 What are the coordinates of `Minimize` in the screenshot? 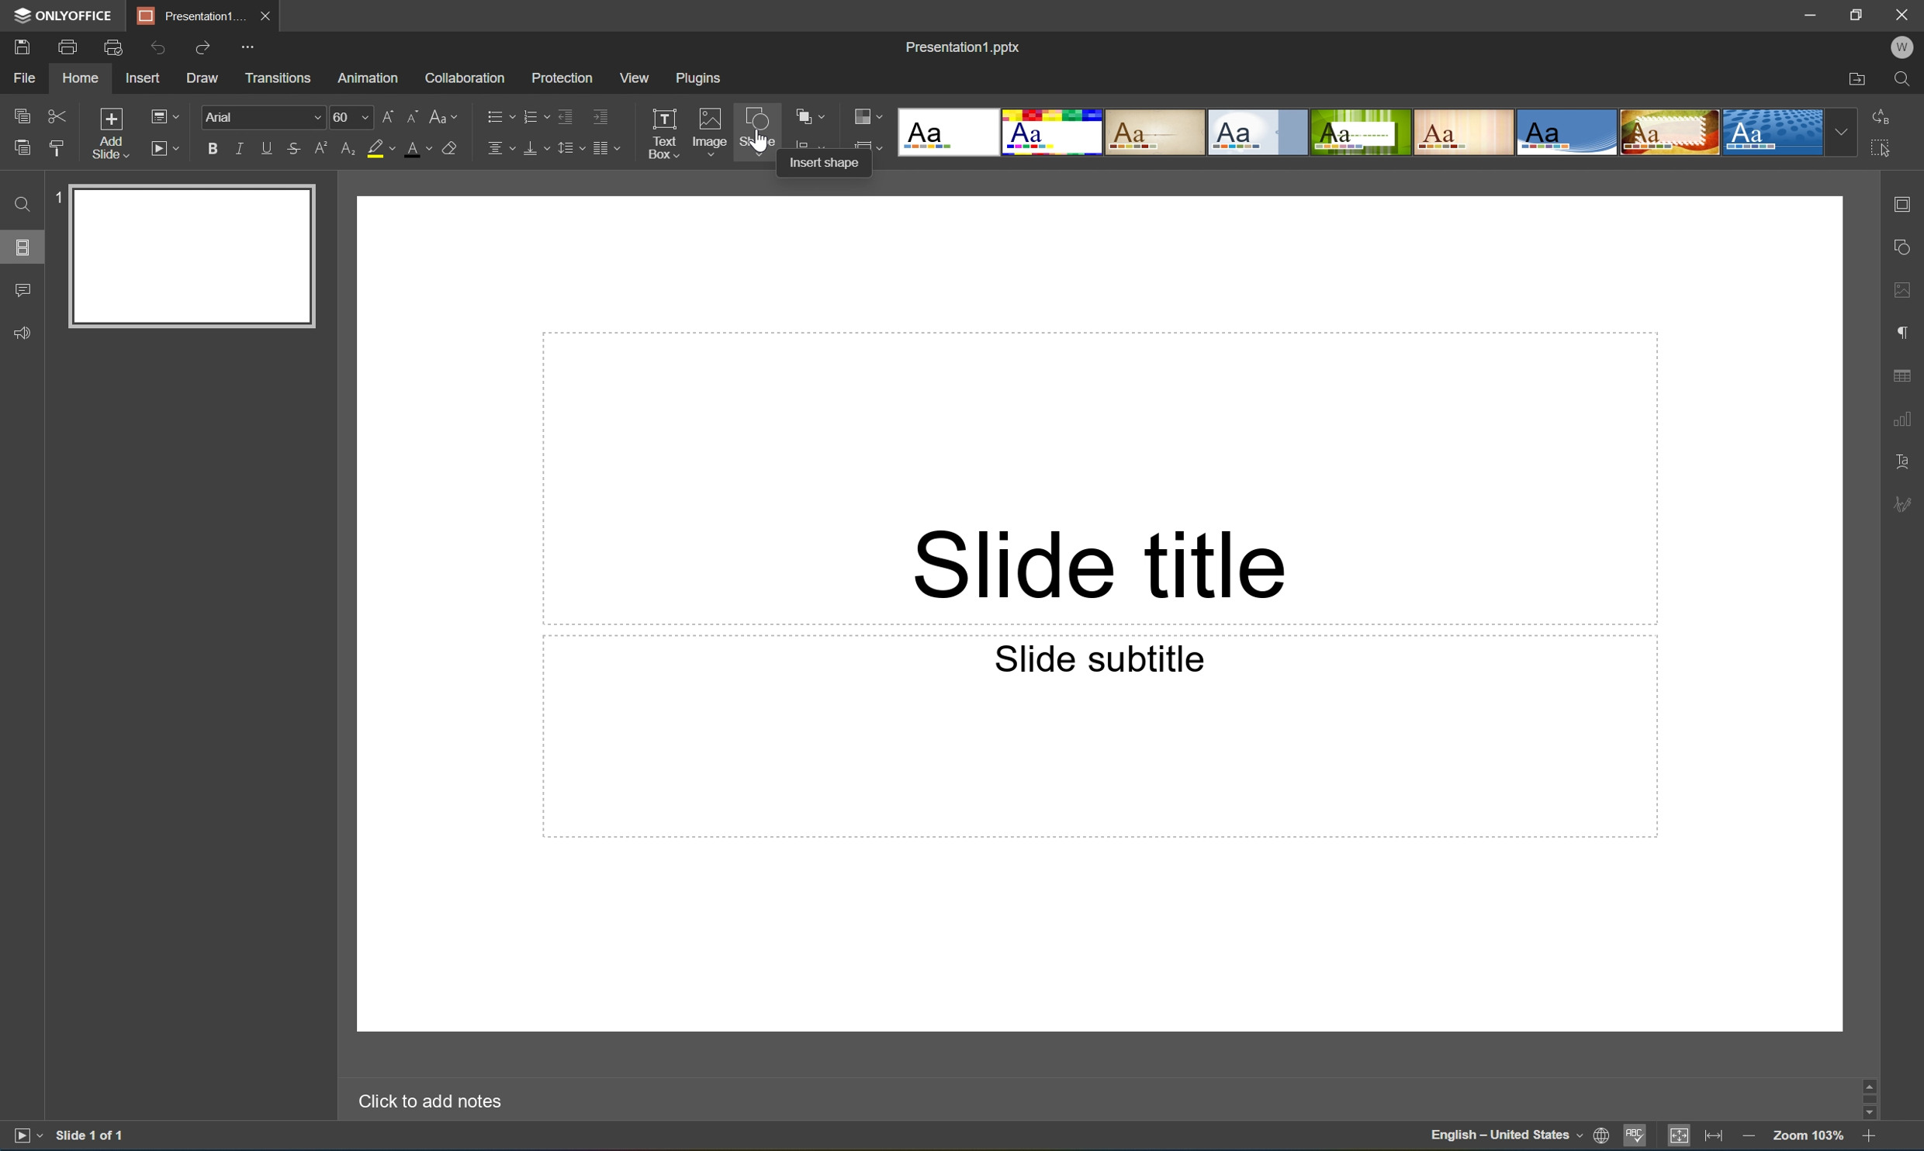 It's located at (1804, 13).